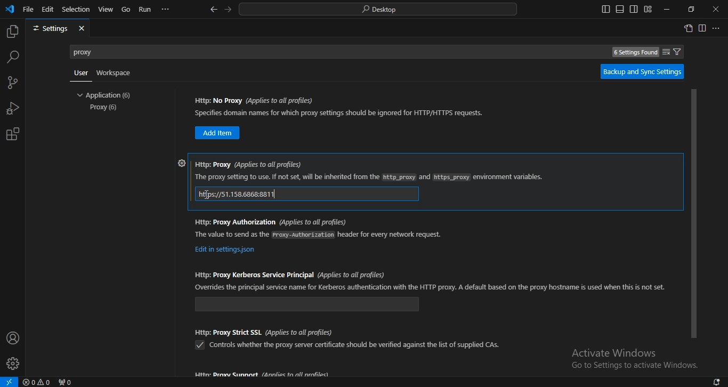  I want to click on https: proxy kerberos service principal, so click(431, 287).